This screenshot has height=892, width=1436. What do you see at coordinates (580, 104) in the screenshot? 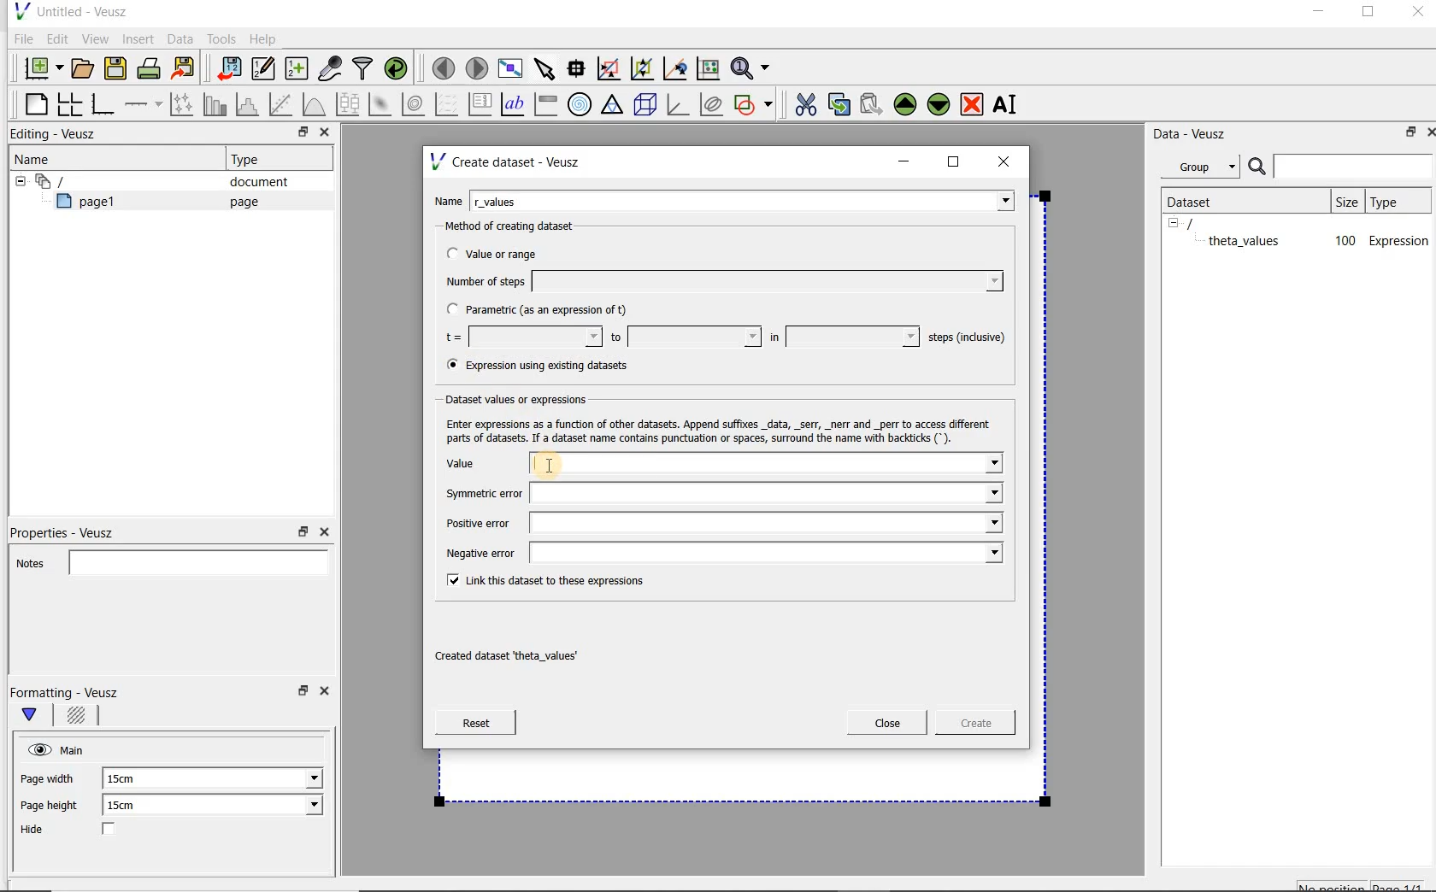
I see `polar graph` at bounding box center [580, 104].